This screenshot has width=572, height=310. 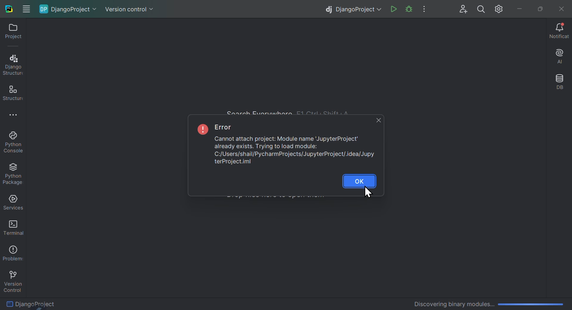 What do you see at coordinates (360, 180) in the screenshot?
I see `OK` at bounding box center [360, 180].